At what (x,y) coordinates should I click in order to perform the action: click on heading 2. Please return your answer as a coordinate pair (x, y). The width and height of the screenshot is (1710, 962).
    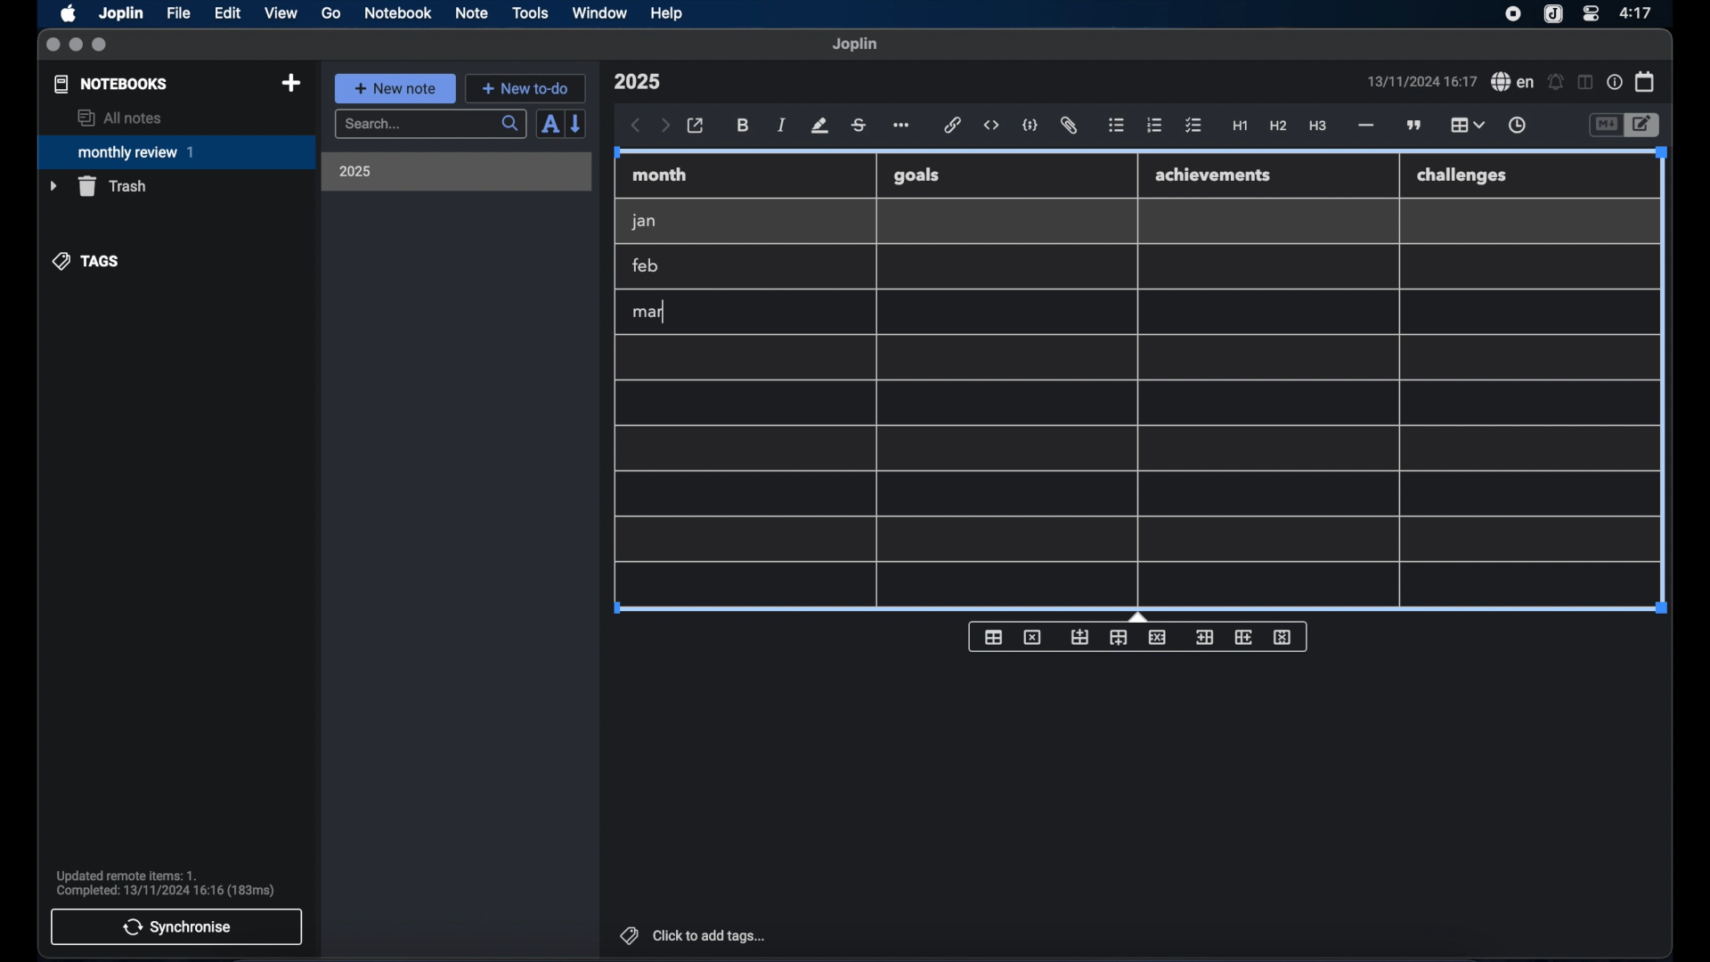
    Looking at the image, I should click on (1279, 126).